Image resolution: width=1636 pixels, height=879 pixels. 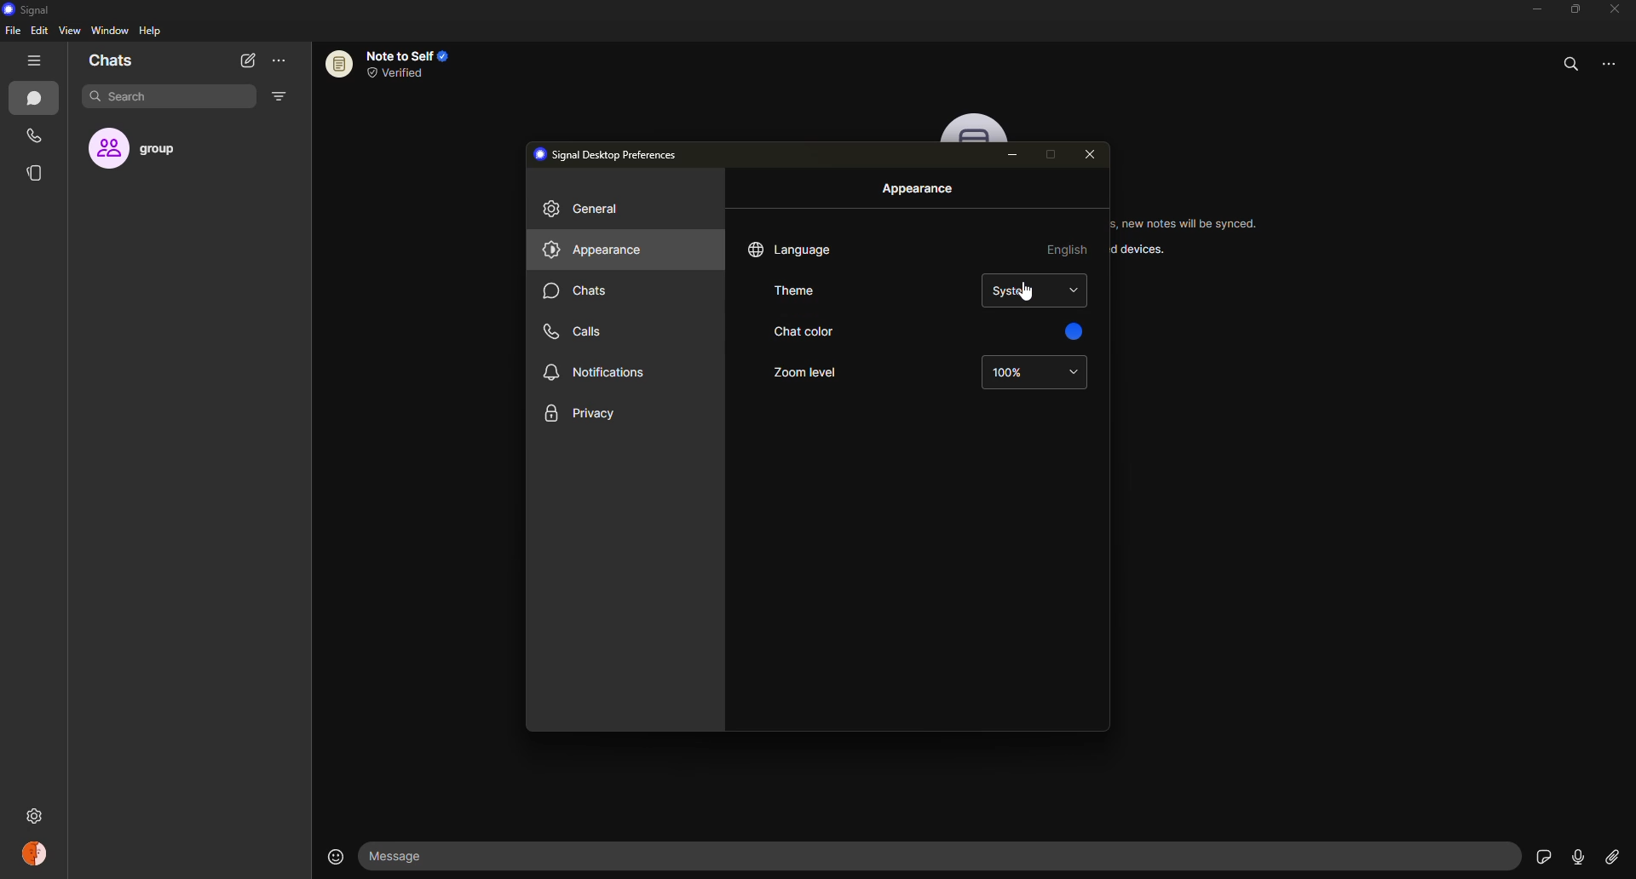 What do you see at coordinates (39, 173) in the screenshot?
I see `stories` at bounding box center [39, 173].